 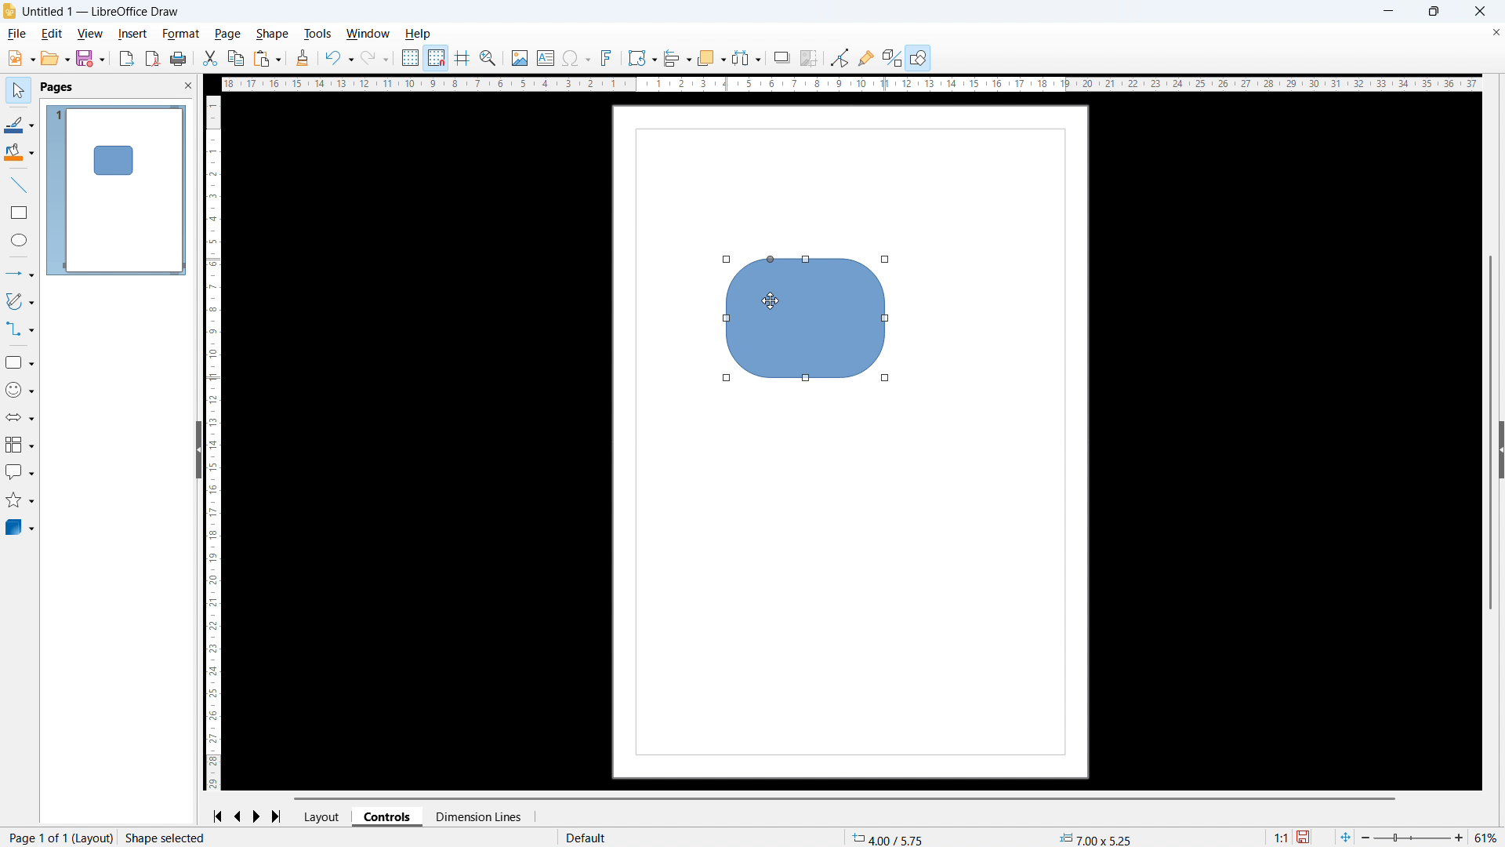 What do you see at coordinates (1491, 432) in the screenshot?
I see `Vertical scroll bar ` at bounding box center [1491, 432].